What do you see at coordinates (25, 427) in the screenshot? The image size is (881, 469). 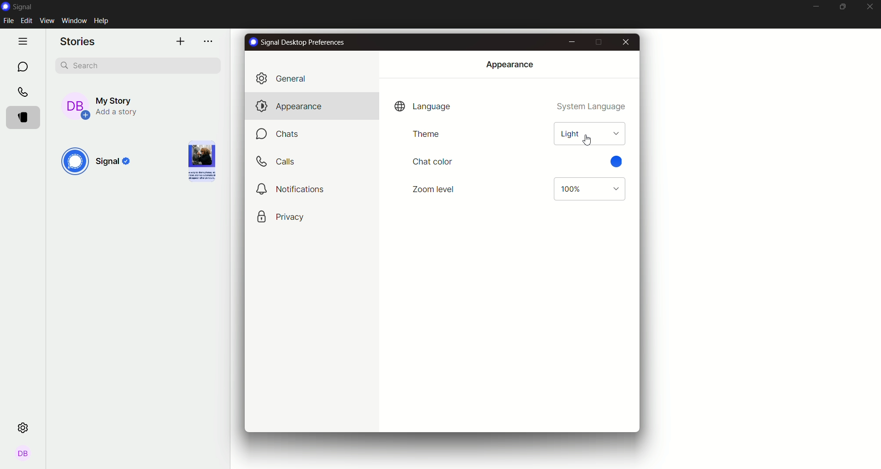 I see `settings` at bounding box center [25, 427].